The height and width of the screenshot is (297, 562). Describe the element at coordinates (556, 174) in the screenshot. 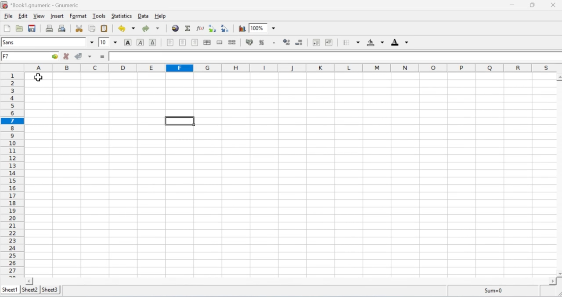

I see `Scroll bar` at that location.